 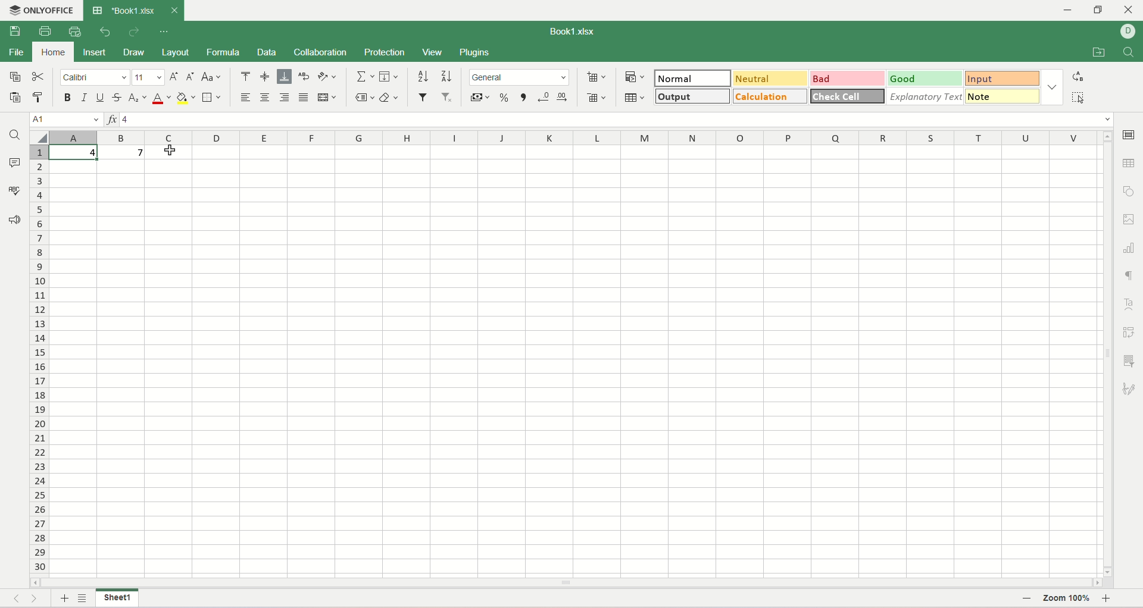 What do you see at coordinates (635, 96) in the screenshot?
I see `insert table` at bounding box center [635, 96].